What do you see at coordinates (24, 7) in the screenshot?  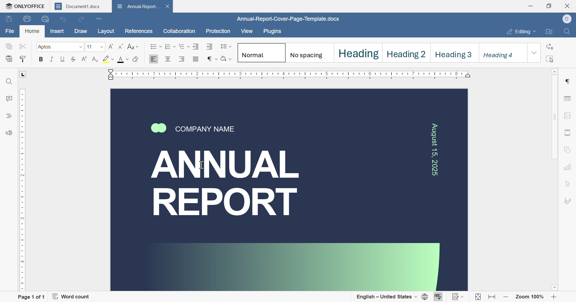 I see `ONLYOFFICE` at bounding box center [24, 7].